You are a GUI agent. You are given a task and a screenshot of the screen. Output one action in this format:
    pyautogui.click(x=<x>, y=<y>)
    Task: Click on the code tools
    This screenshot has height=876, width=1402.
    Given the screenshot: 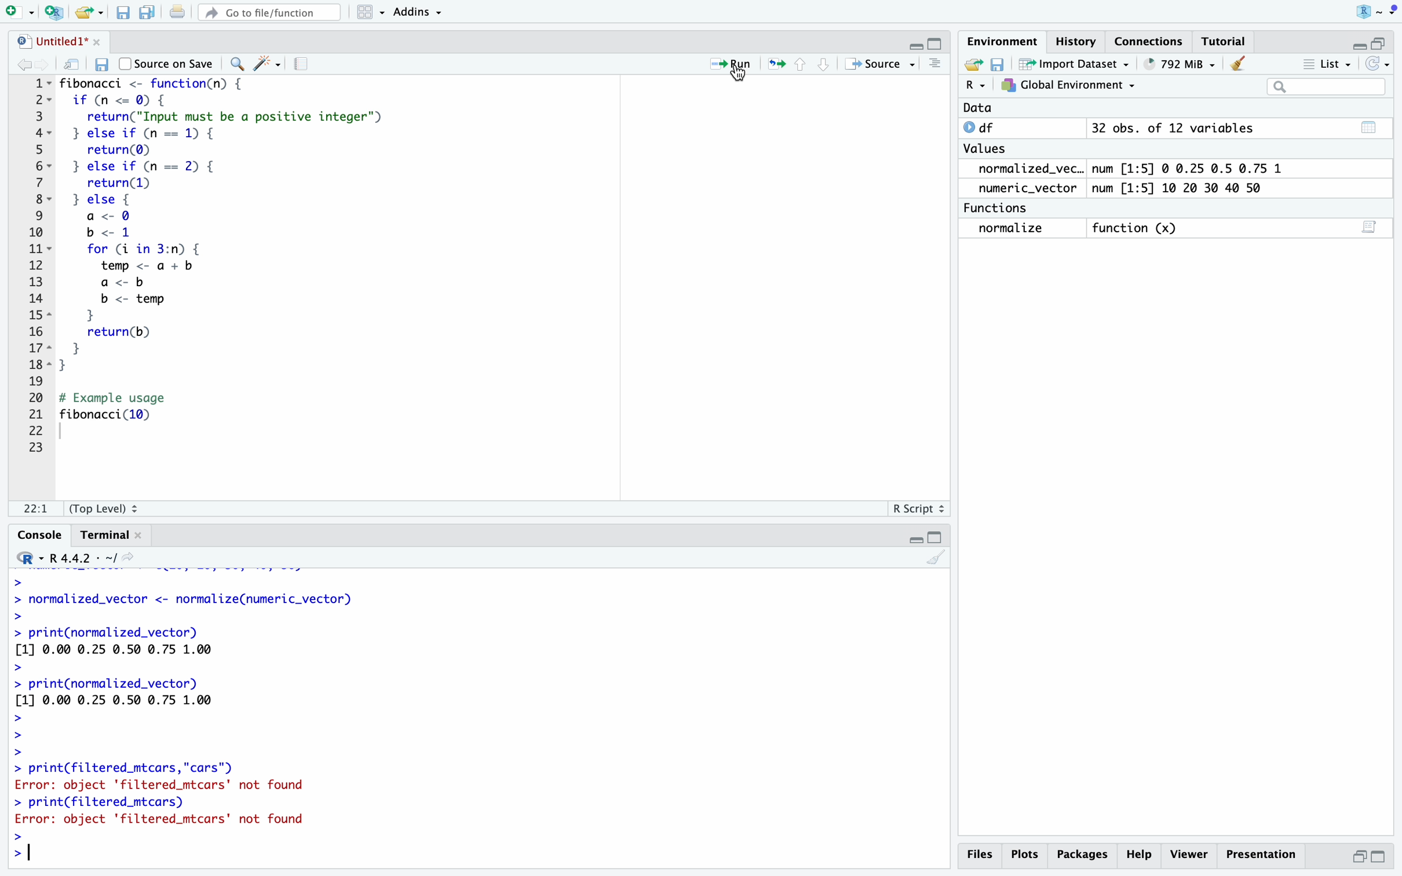 What is the action you would take?
    pyautogui.click(x=267, y=62)
    